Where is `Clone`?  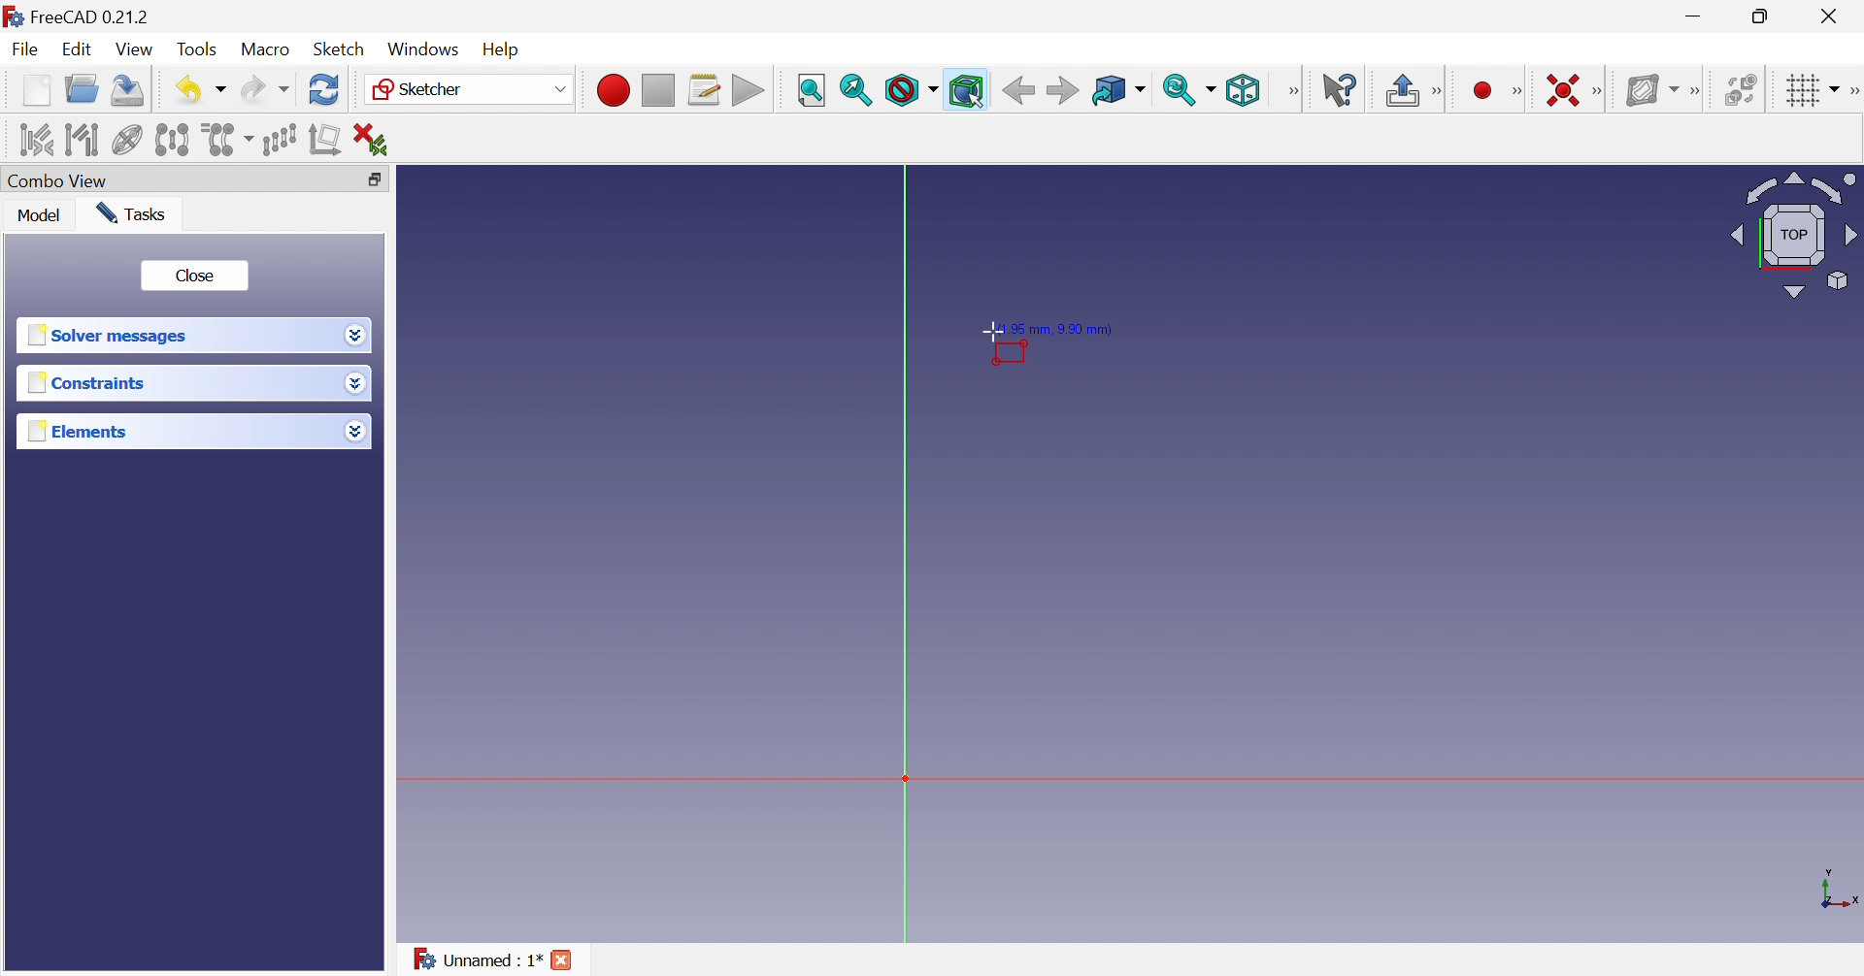 Clone is located at coordinates (225, 141).